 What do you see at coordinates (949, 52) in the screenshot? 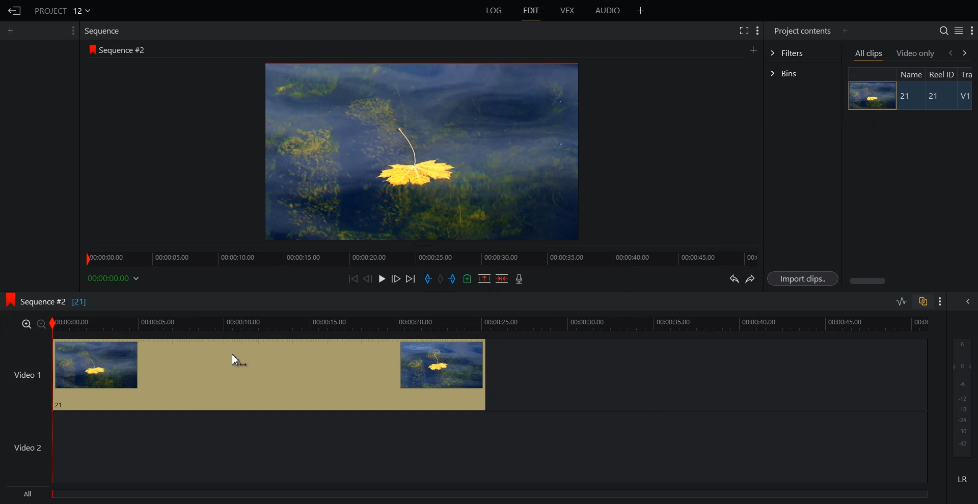
I see `backward` at bounding box center [949, 52].